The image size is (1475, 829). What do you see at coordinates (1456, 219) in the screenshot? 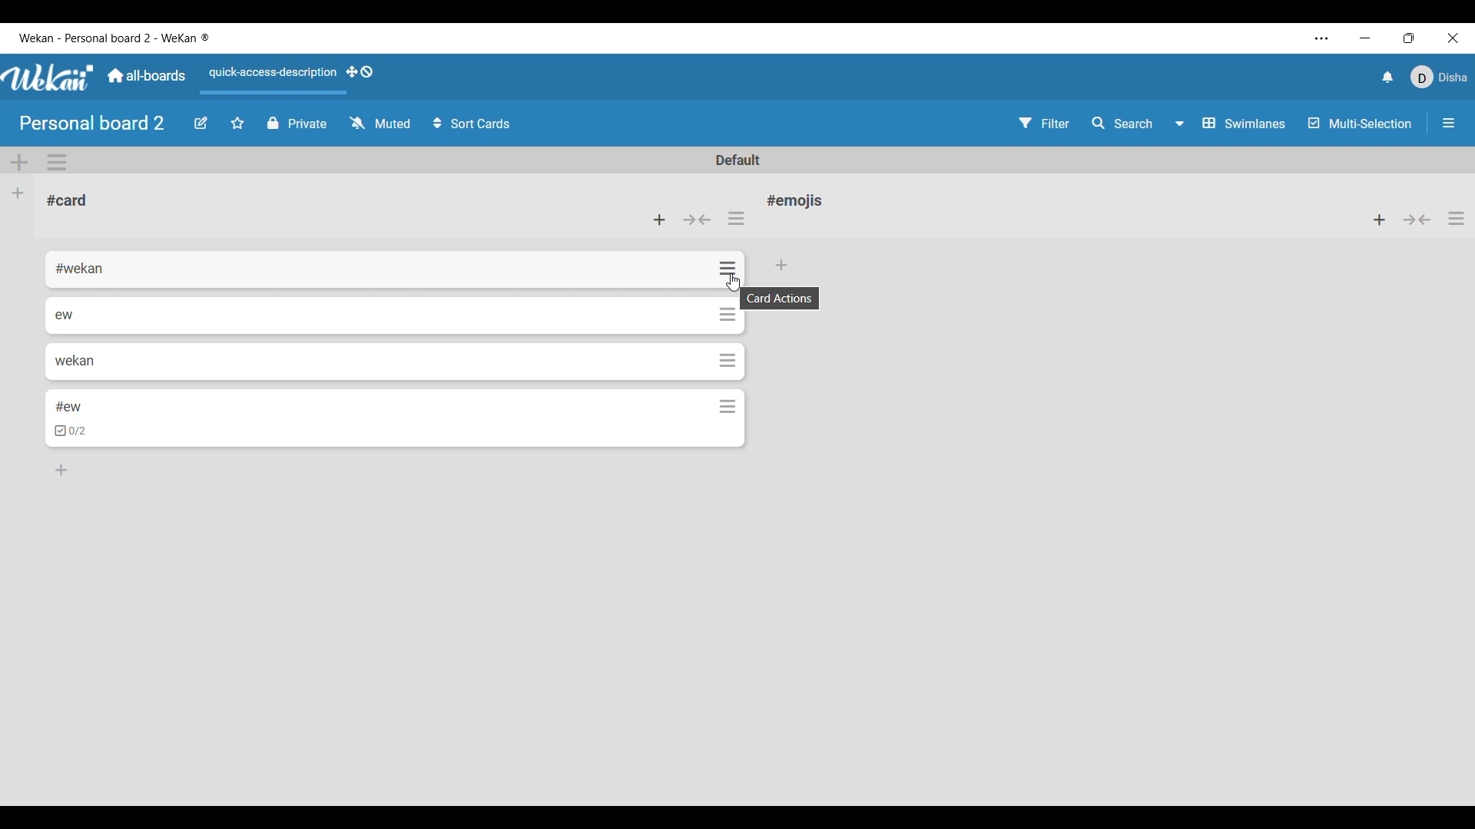
I see `List actions` at bounding box center [1456, 219].